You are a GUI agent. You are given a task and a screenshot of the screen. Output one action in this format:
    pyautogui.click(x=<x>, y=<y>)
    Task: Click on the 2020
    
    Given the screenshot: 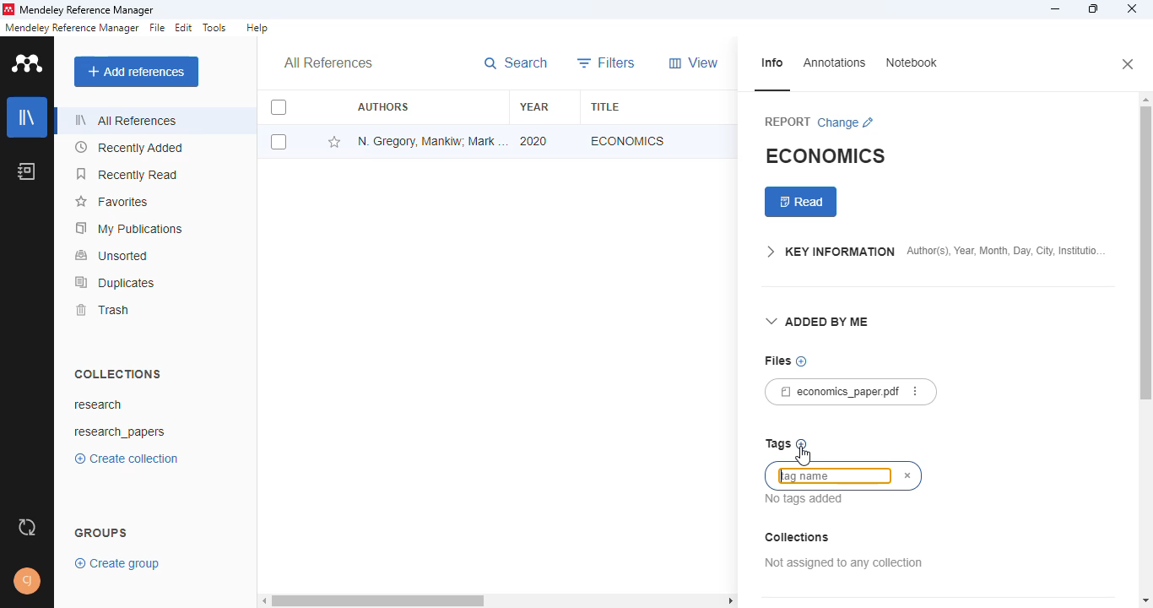 What is the action you would take?
    pyautogui.click(x=534, y=140)
    